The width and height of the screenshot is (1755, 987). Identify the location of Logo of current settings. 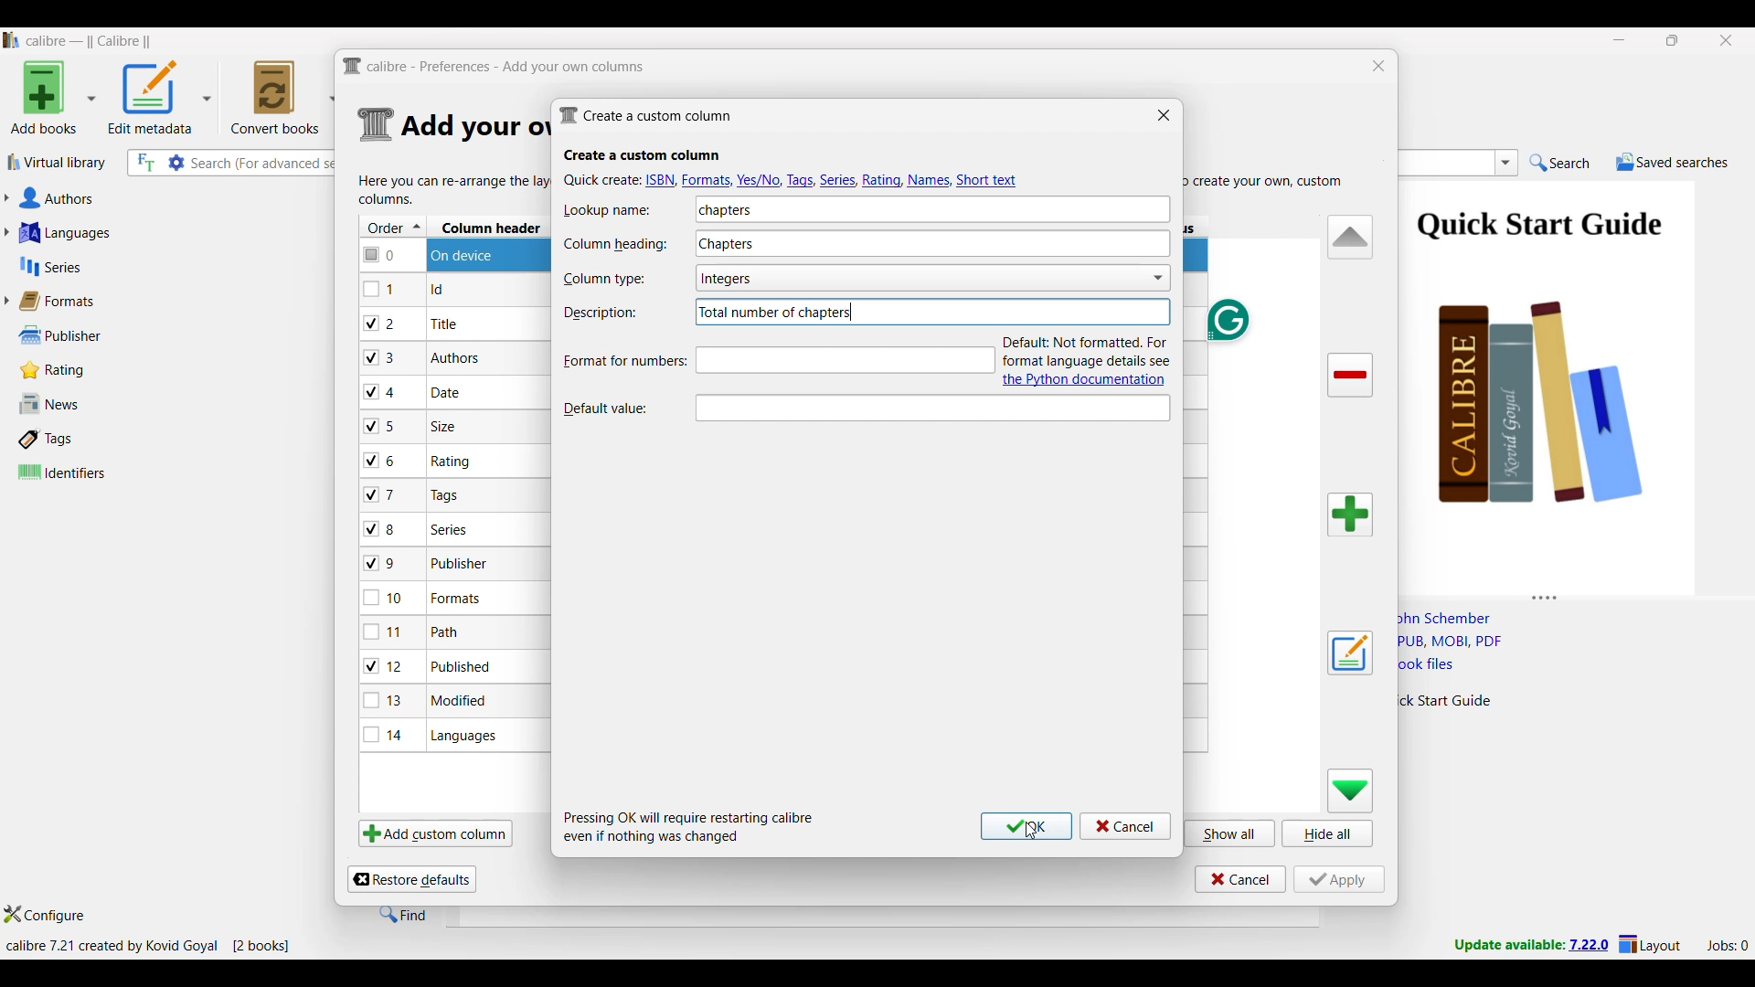
(377, 125).